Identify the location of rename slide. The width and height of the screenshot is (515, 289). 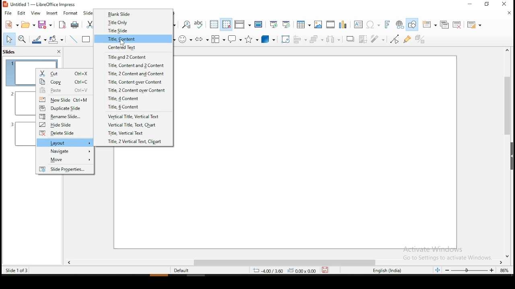
(65, 116).